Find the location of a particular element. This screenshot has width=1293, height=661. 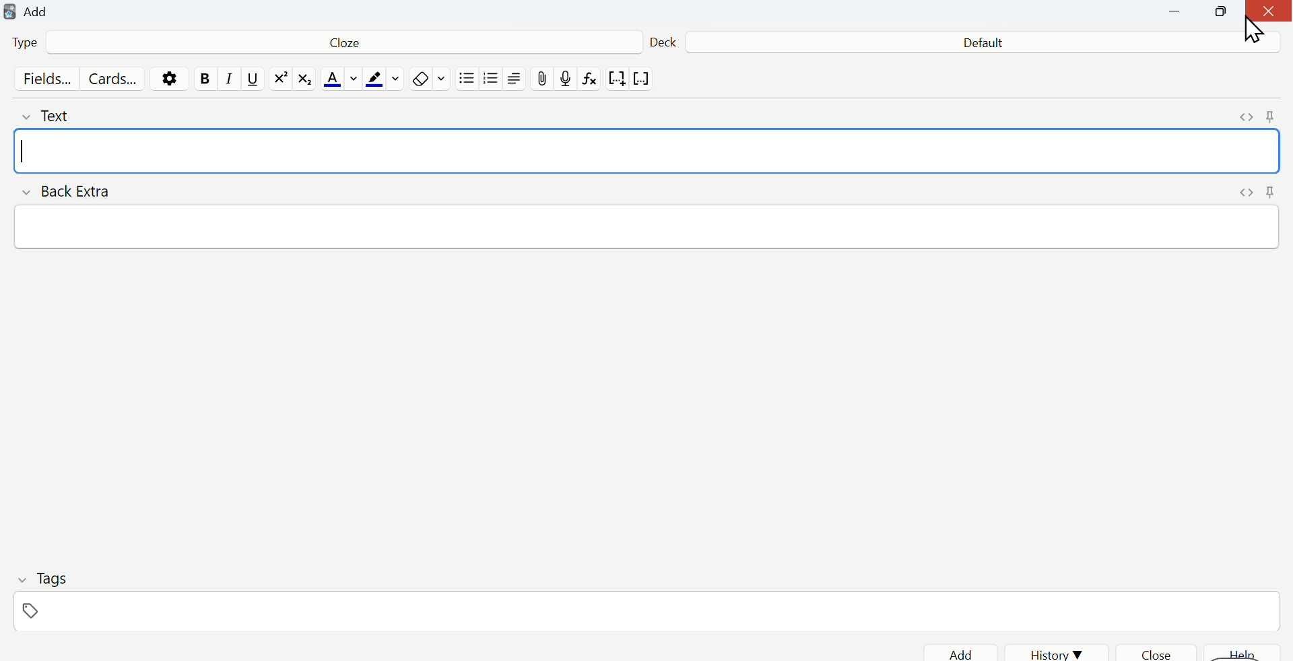

Text cursor is located at coordinates (25, 153).